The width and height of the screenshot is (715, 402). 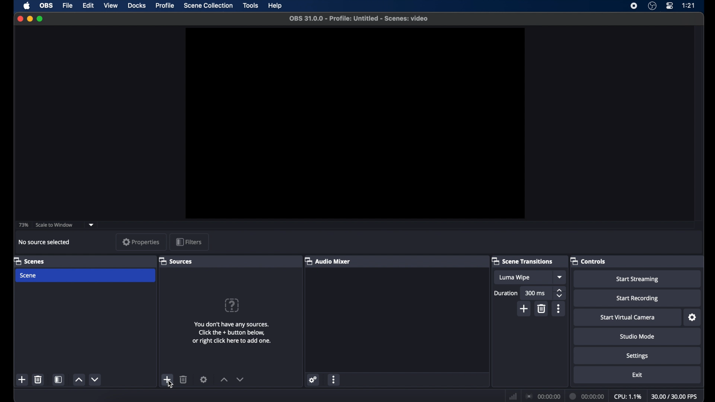 What do you see at coordinates (165, 6) in the screenshot?
I see `profile` at bounding box center [165, 6].